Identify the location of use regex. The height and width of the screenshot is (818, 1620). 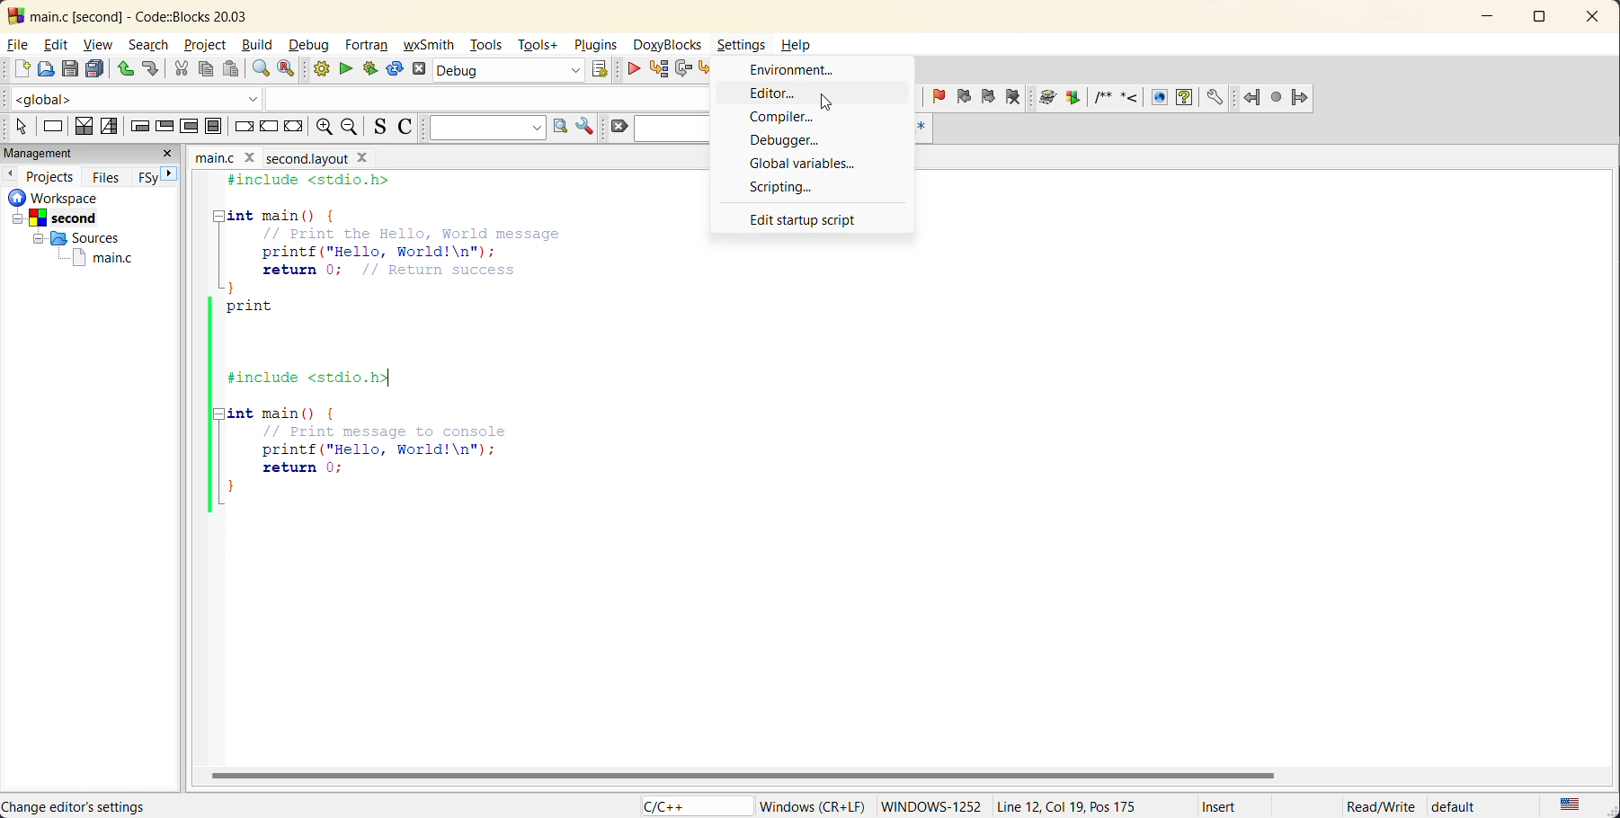
(926, 125).